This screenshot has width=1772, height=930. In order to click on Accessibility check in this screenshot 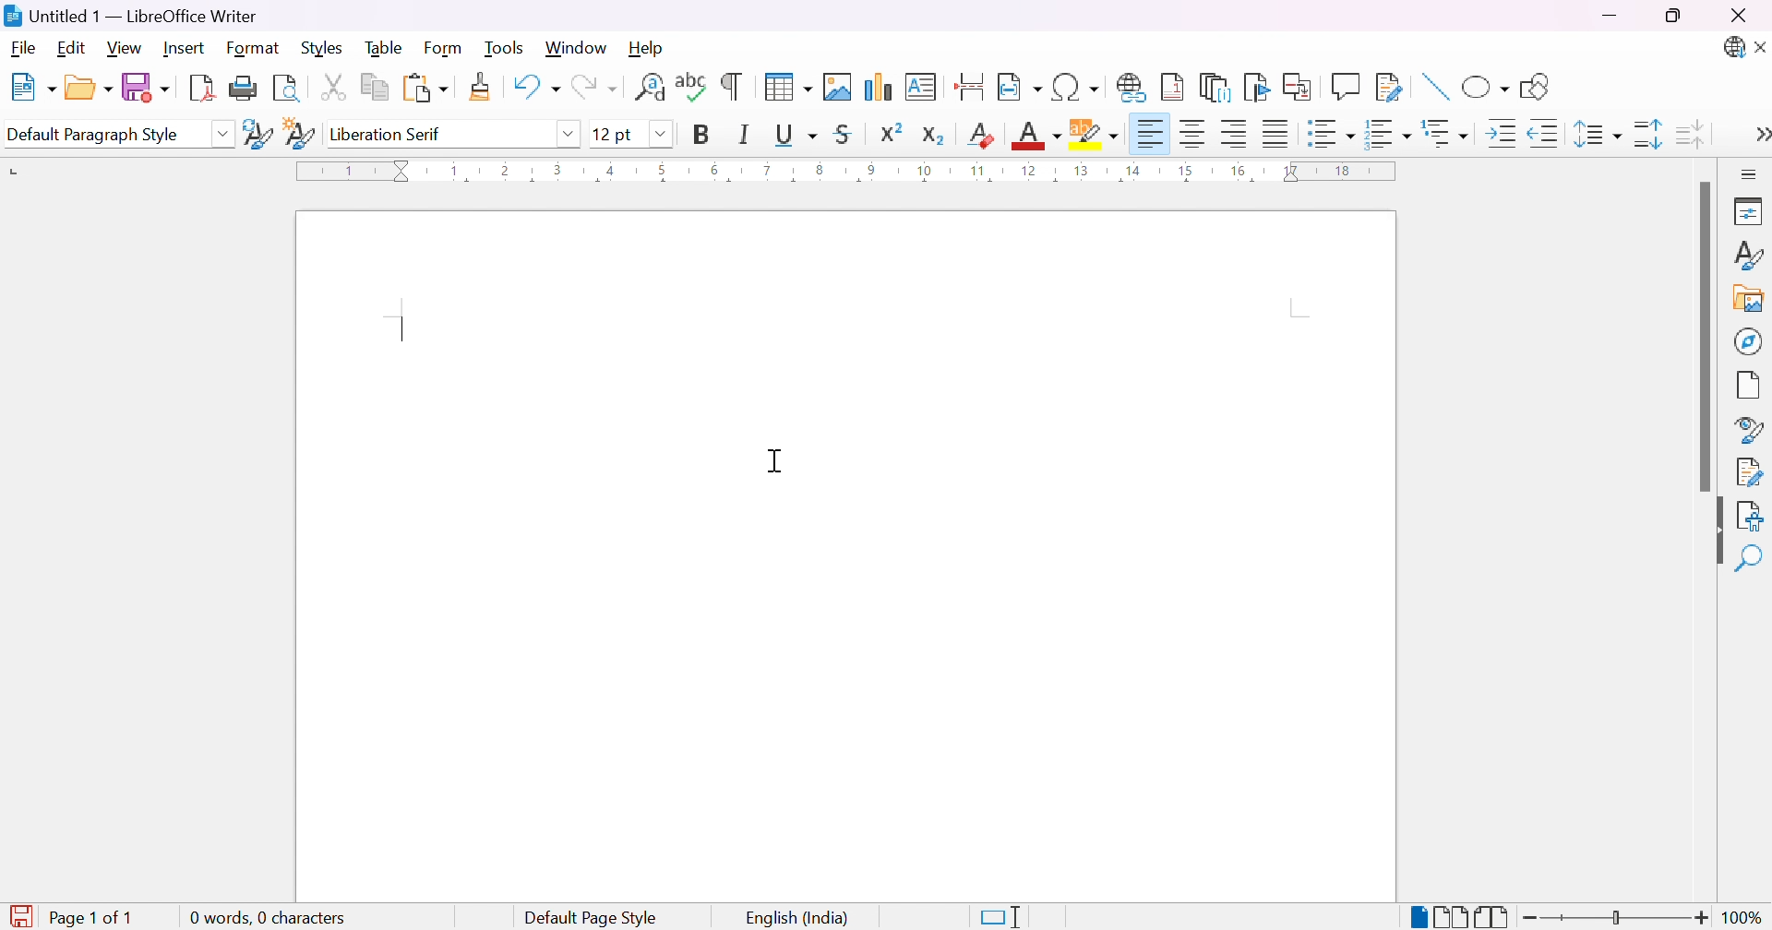, I will do `click(1749, 515)`.